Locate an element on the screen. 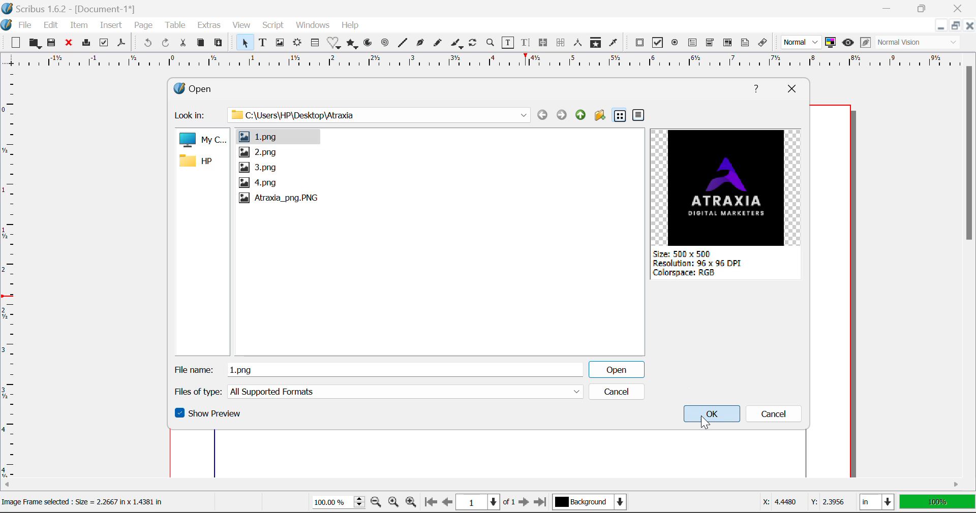  Open is located at coordinates (208, 87).